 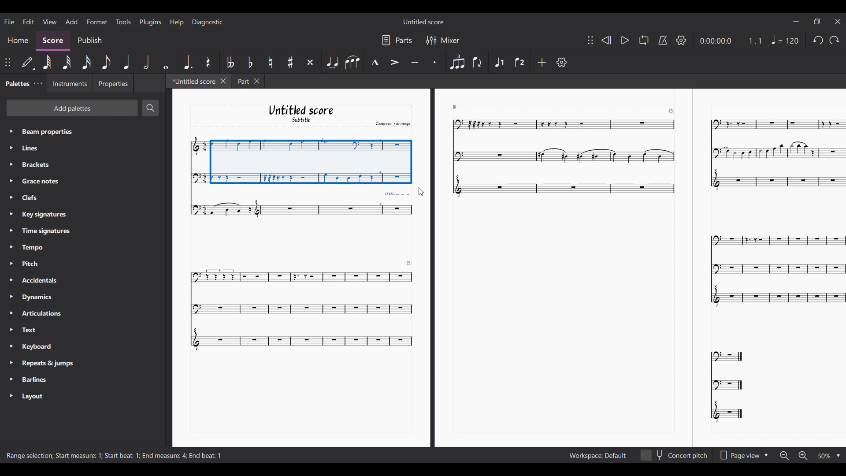 I want to click on Zoom options, so click(x=824, y=456).